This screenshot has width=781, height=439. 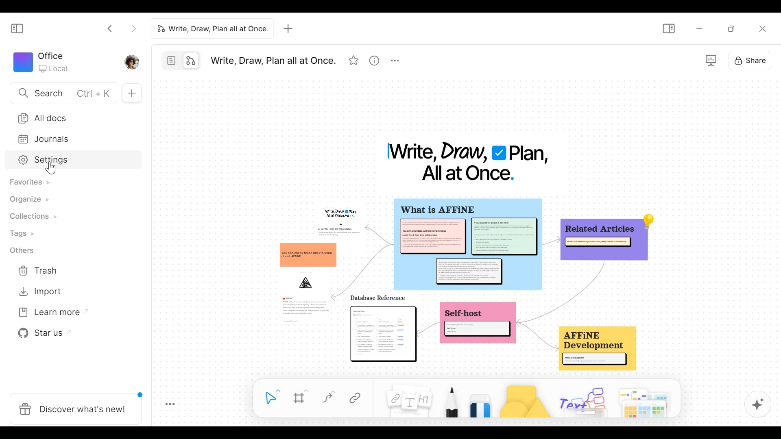 I want to click on cursor, so click(x=52, y=170).